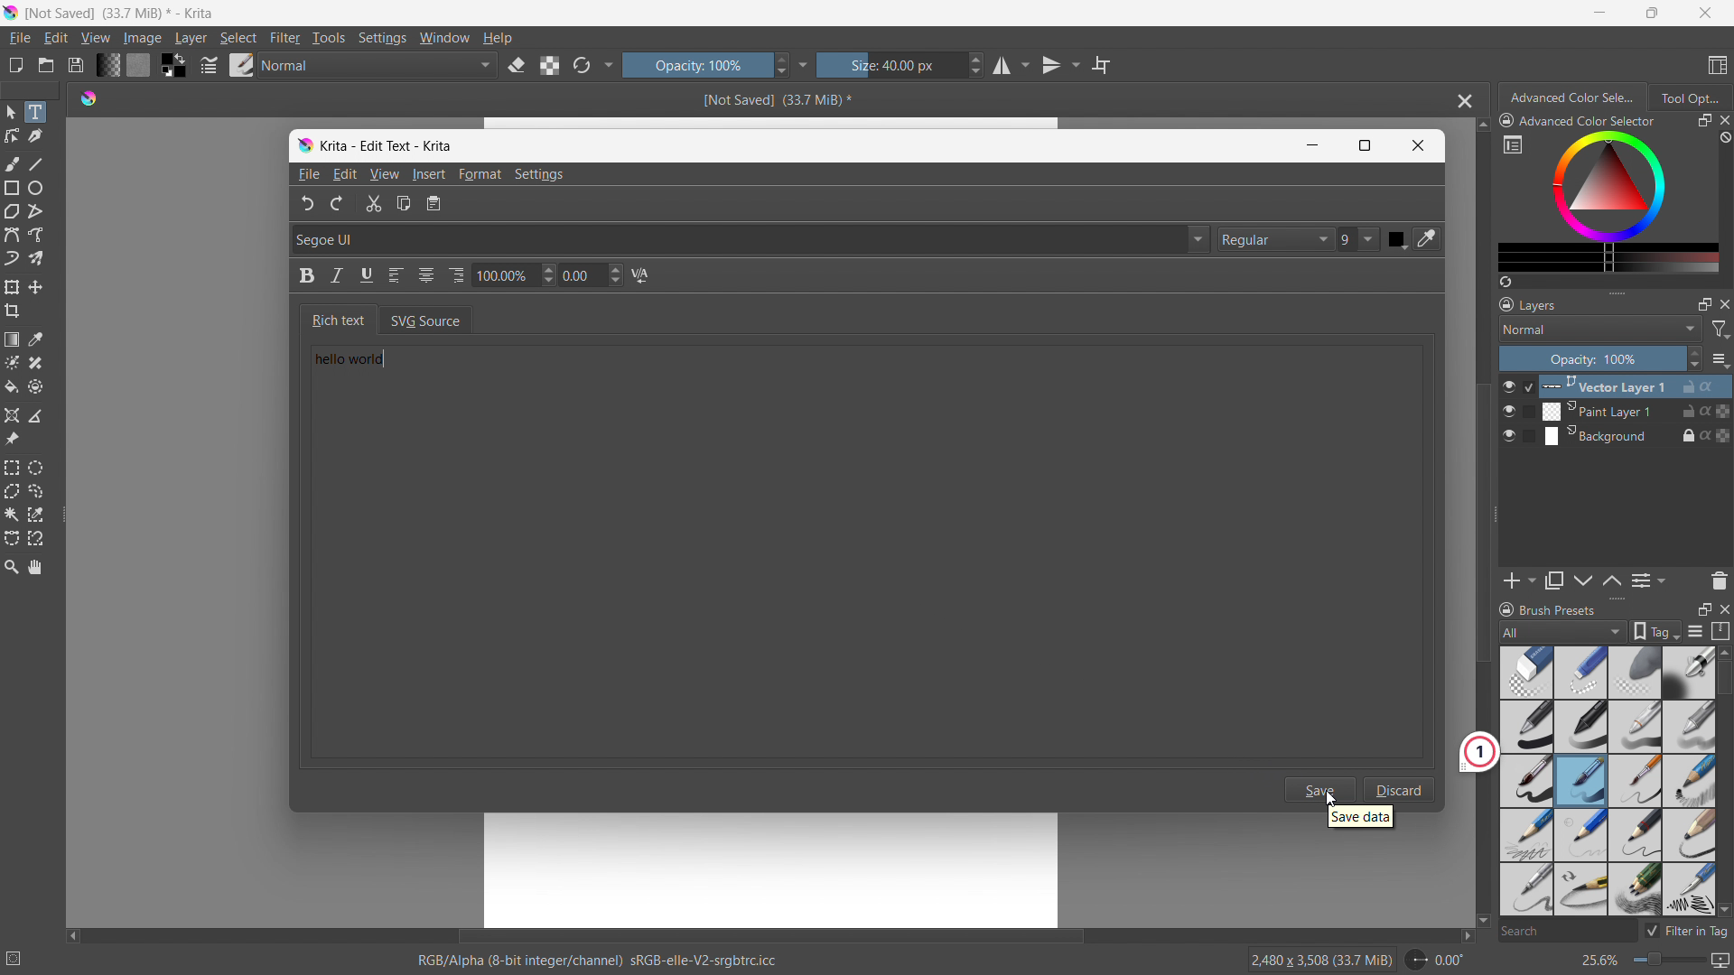  Describe the element at coordinates (36, 415) in the screenshot. I see `measure the distance between two points` at that location.